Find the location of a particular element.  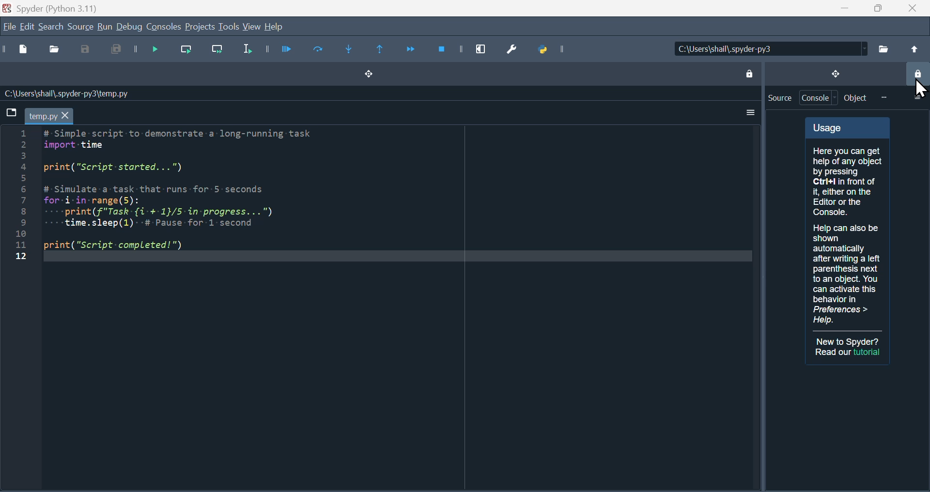

New file is located at coordinates (25, 51).